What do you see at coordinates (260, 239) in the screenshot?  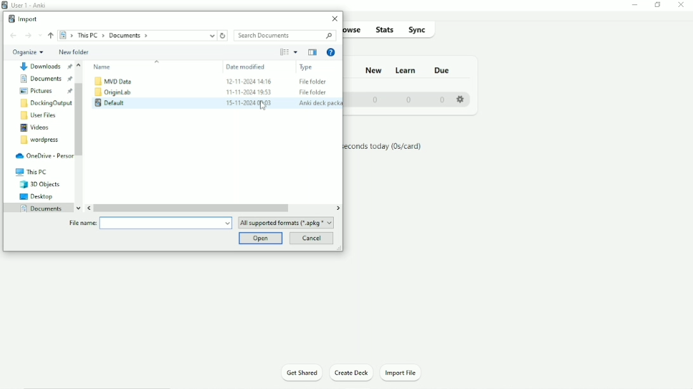 I see `Open` at bounding box center [260, 239].